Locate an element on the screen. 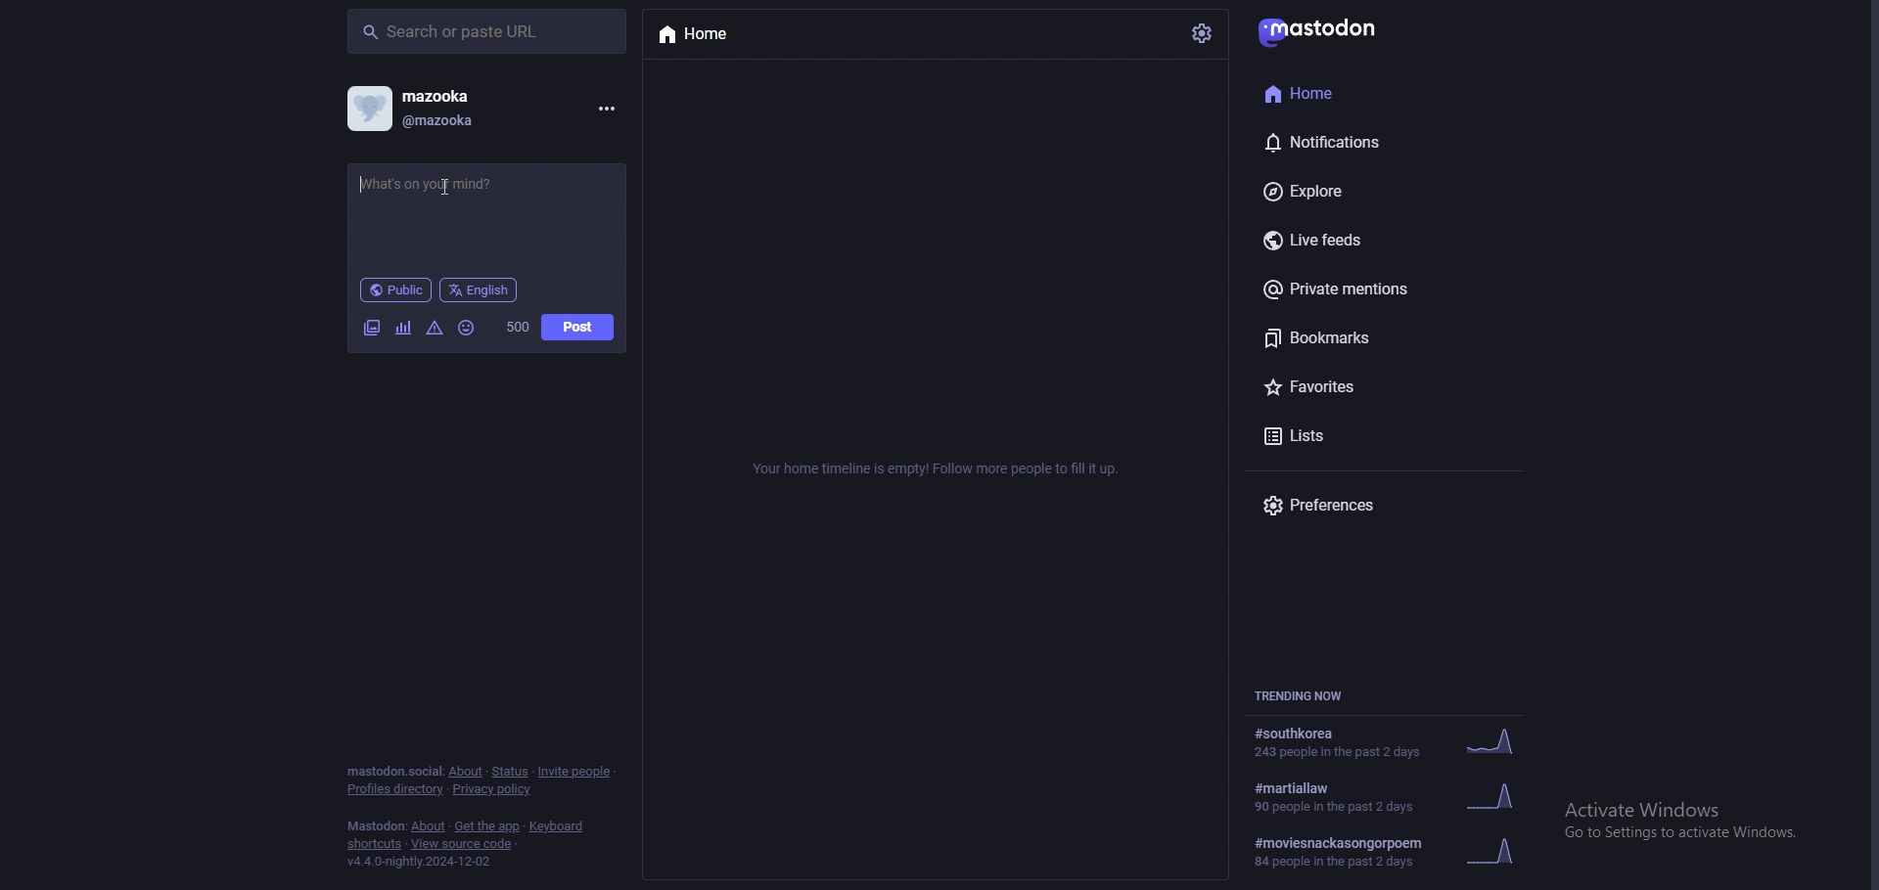 The width and height of the screenshot is (1879, 890). home is located at coordinates (702, 36).